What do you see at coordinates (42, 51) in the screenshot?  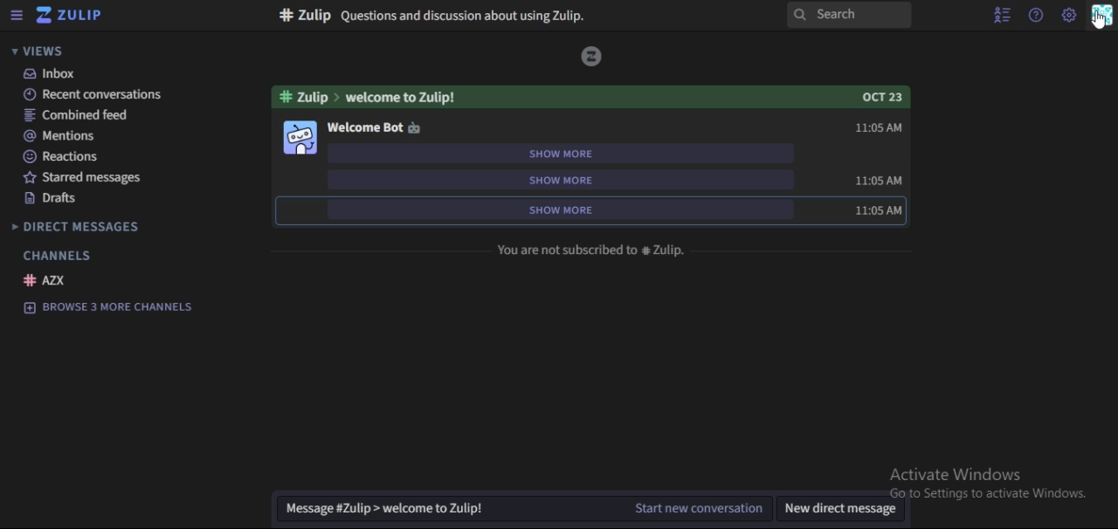 I see `views` at bounding box center [42, 51].